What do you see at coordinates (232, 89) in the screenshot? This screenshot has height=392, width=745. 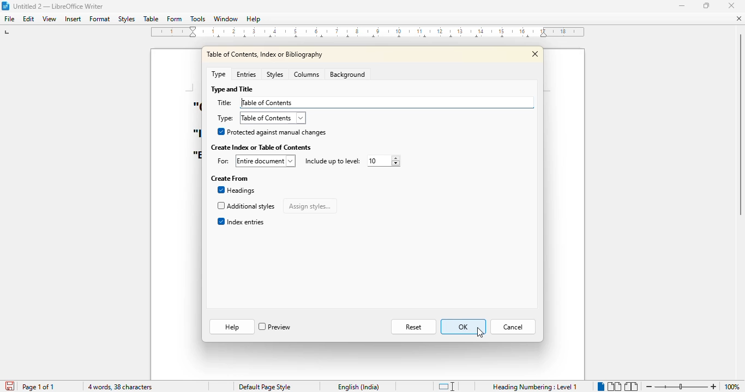 I see `type and title` at bounding box center [232, 89].